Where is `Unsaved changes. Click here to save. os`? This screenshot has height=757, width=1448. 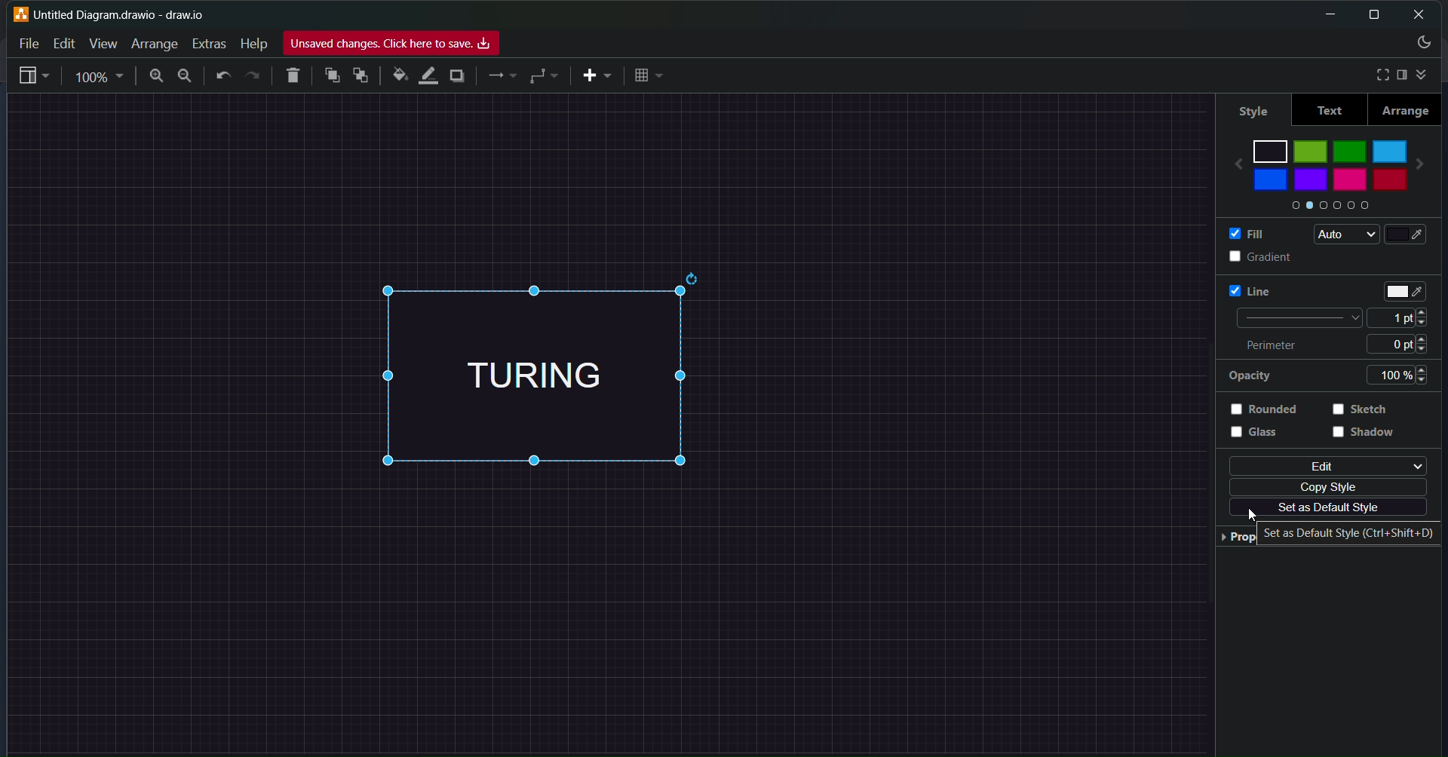
Unsaved changes. Click here to save. os is located at coordinates (391, 44).